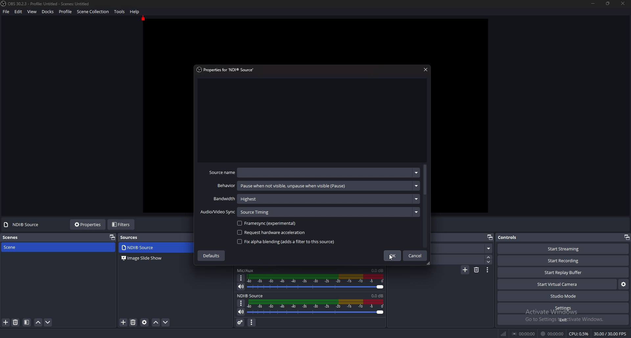 Image resolution: width=631 pixels, height=338 pixels. I want to click on move scene down, so click(48, 322).